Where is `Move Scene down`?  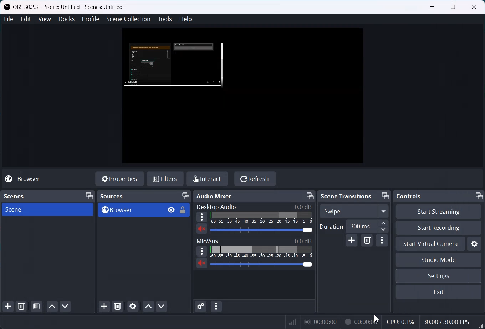
Move Scene down is located at coordinates (66, 306).